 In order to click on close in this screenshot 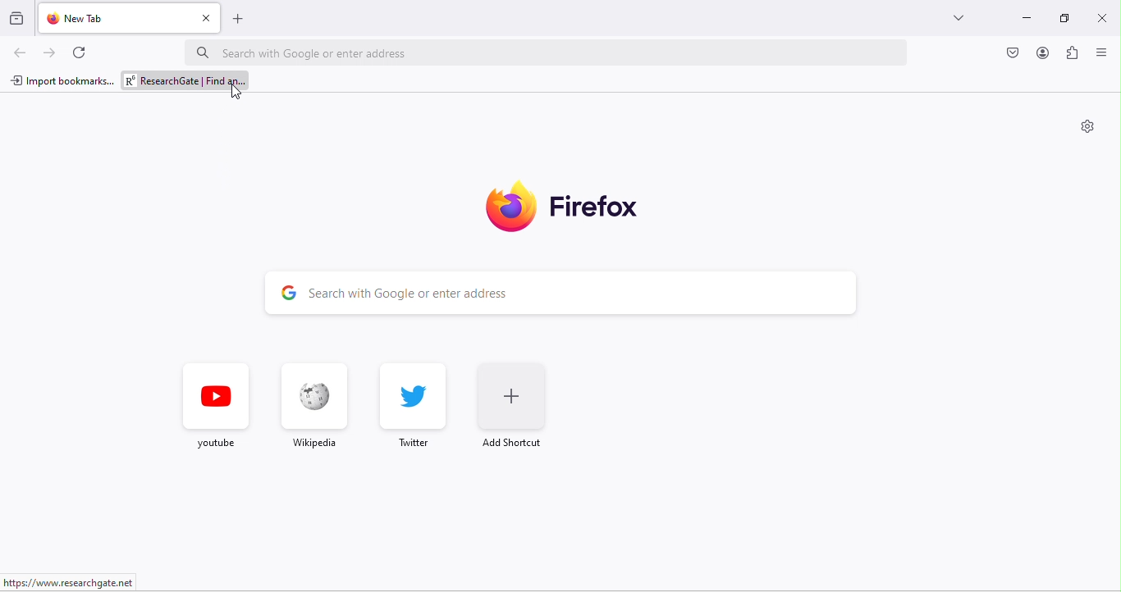, I will do `click(1100, 17)`.